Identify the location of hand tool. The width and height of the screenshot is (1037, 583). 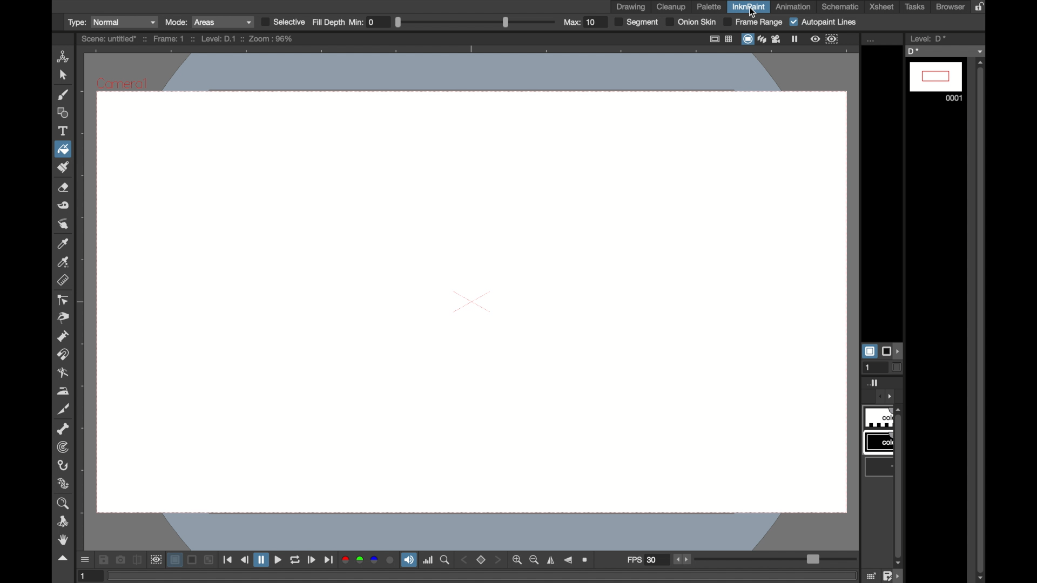
(64, 540).